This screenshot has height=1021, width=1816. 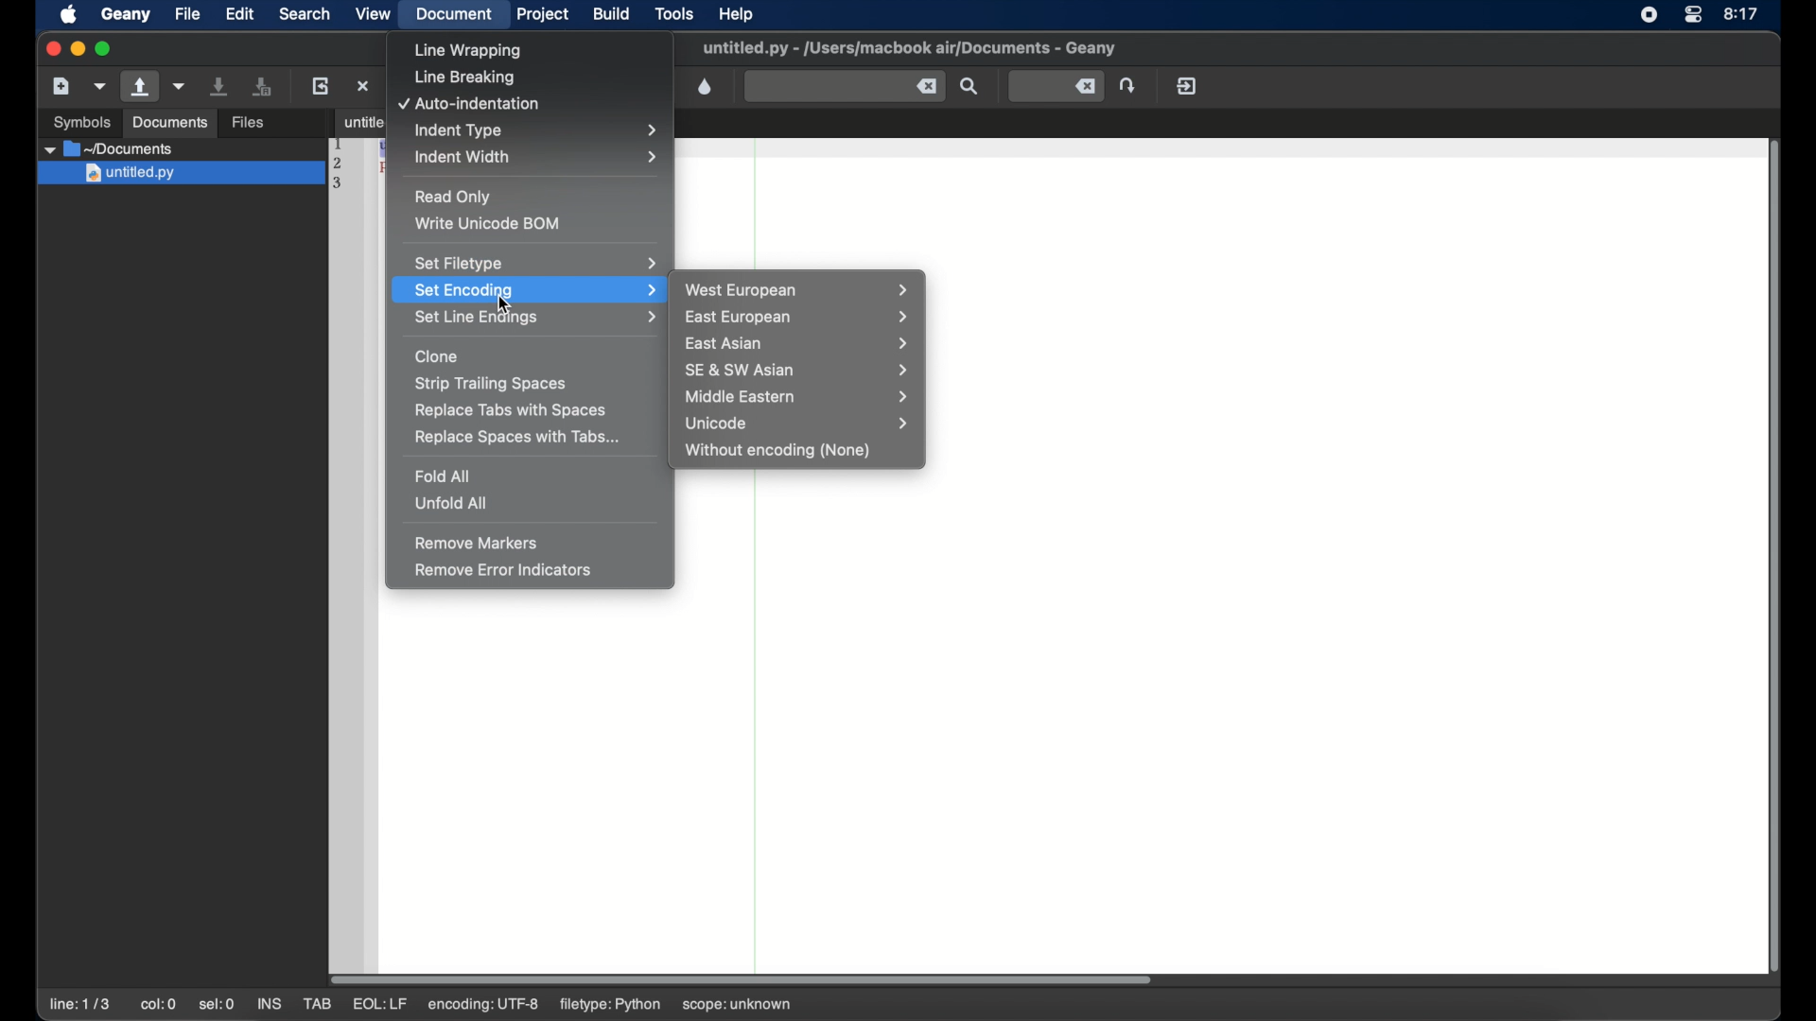 I want to click on set line endings menu, so click(x=534, y=318).